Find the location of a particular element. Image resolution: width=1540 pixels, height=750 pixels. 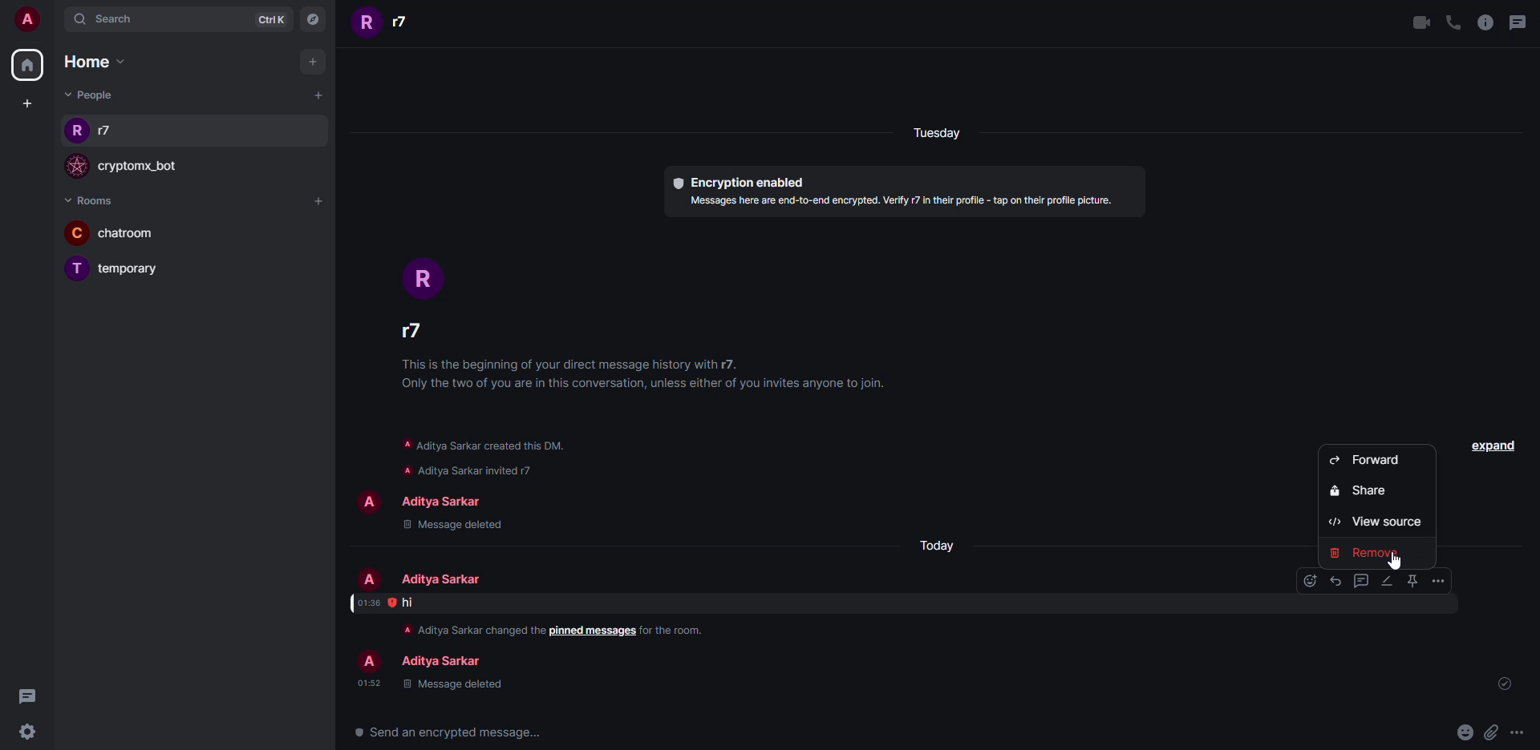

reply is located at coordinates (1335, 581).